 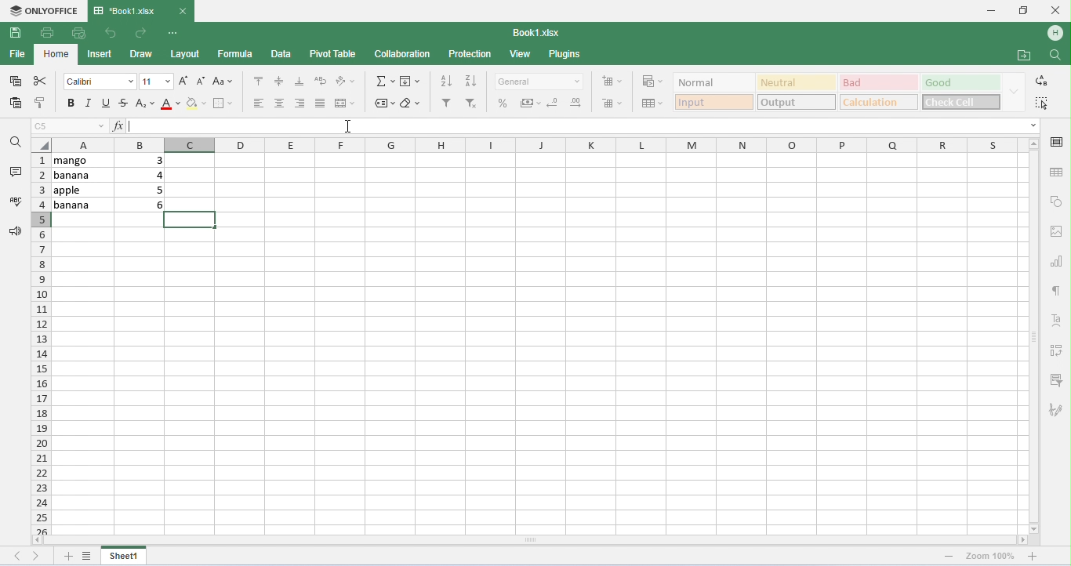 I want to click on cell settings, so click(x=1056, y=141).